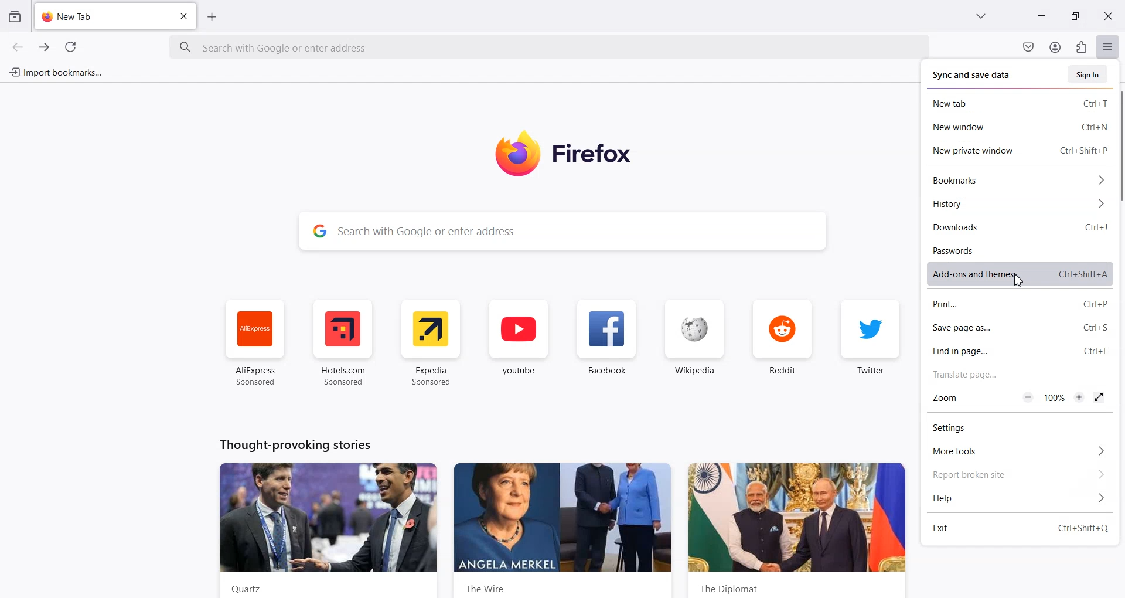 The height and width of the screenshot is (598, 1125). Describe the element at coordinates (1017, 327) in the screenshot. I see `Save Page as` at that location.